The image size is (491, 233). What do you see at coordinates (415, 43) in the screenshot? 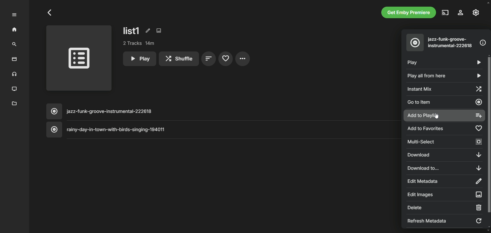
I see `music album` at bounding box center [415, 43].